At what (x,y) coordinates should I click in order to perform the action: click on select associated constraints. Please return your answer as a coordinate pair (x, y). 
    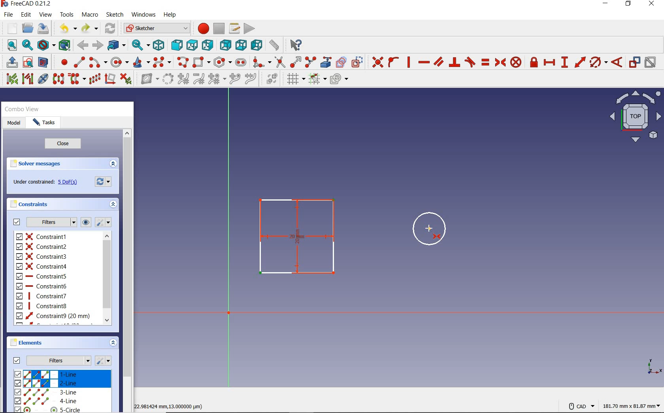
    Looking at the image, I should click on (10, 79).